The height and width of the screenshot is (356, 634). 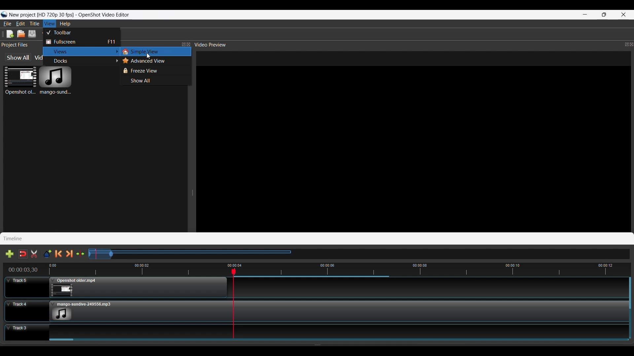 I want to click on Track 4, so click(x=313, y=311).